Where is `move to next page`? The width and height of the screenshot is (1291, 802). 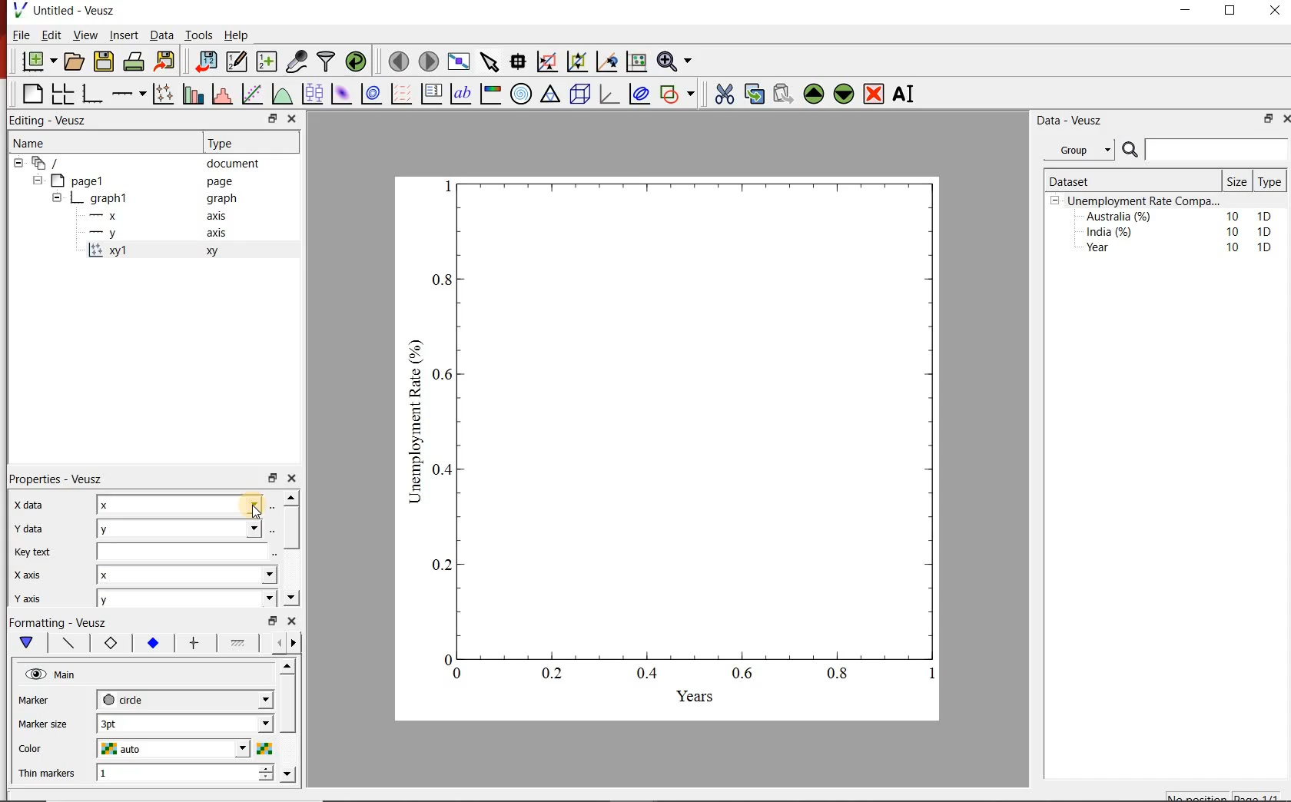
move to next page is located at coordinates (430, 61).